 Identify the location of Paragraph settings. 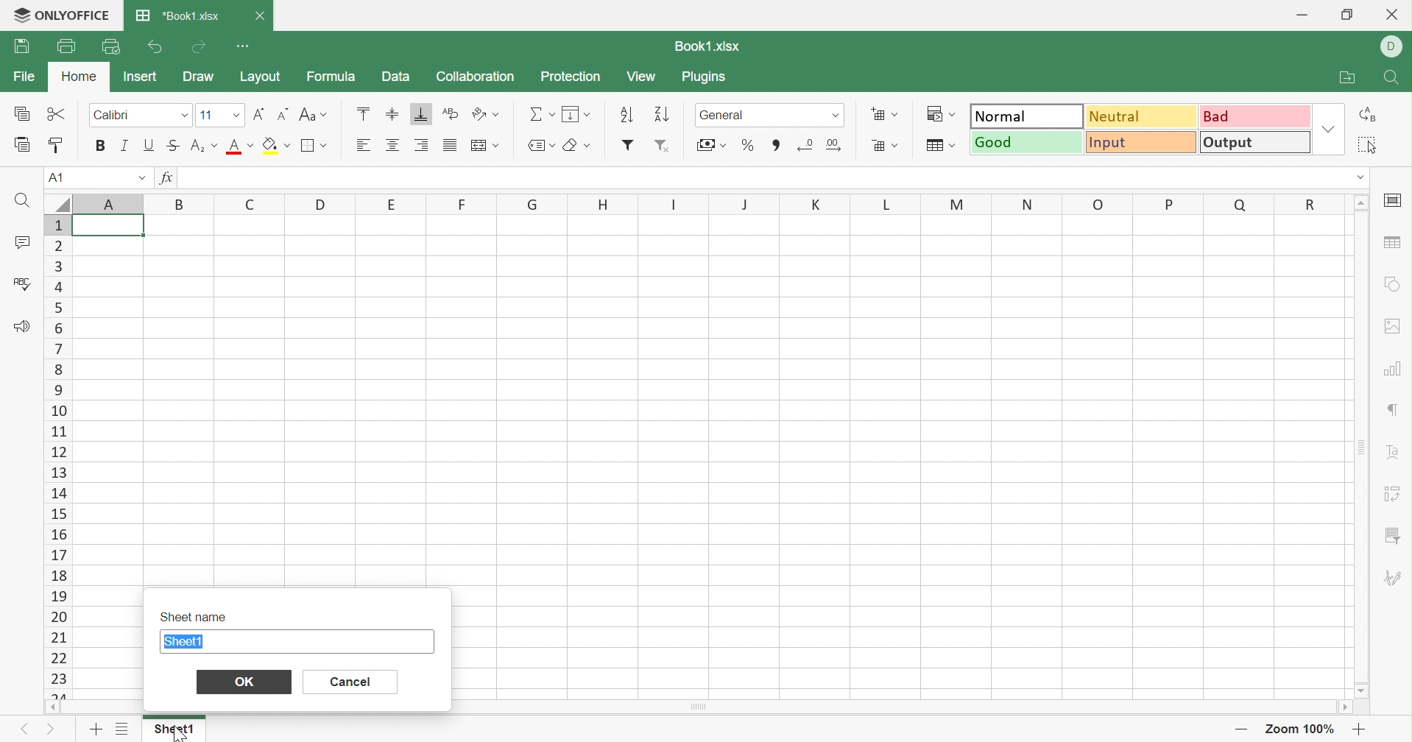
(1392, 408).